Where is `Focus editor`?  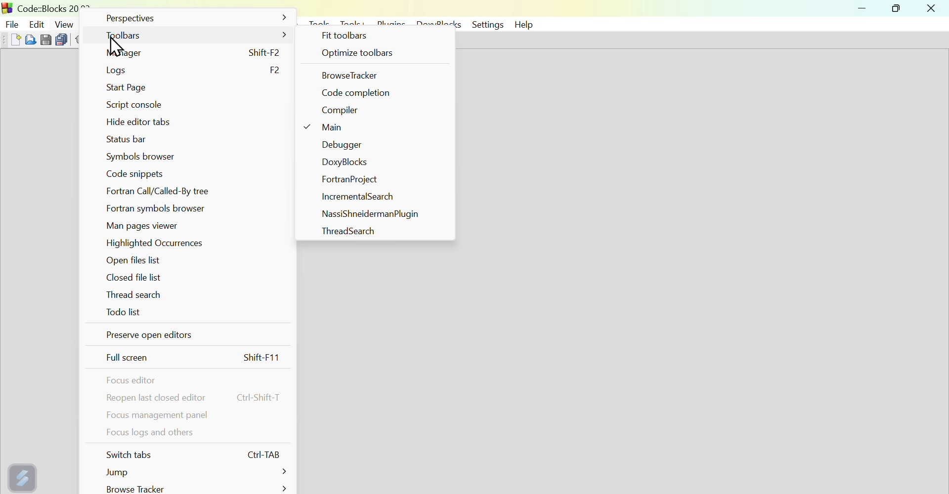 Focus editor is located at coordinates (134, 380).